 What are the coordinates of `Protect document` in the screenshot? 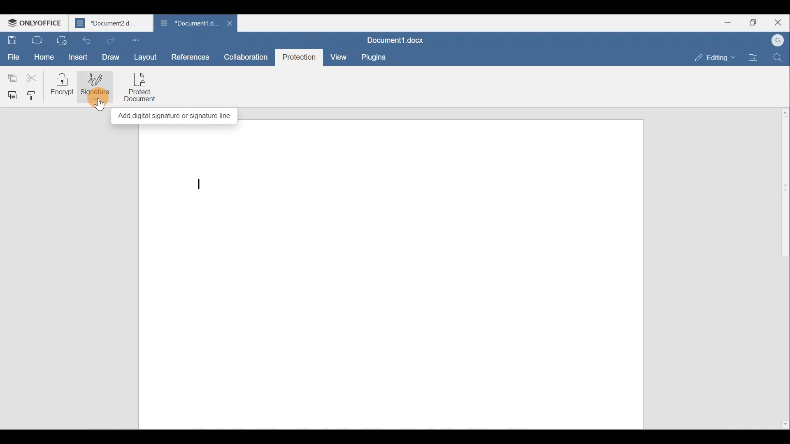 It's located at (140, 86).